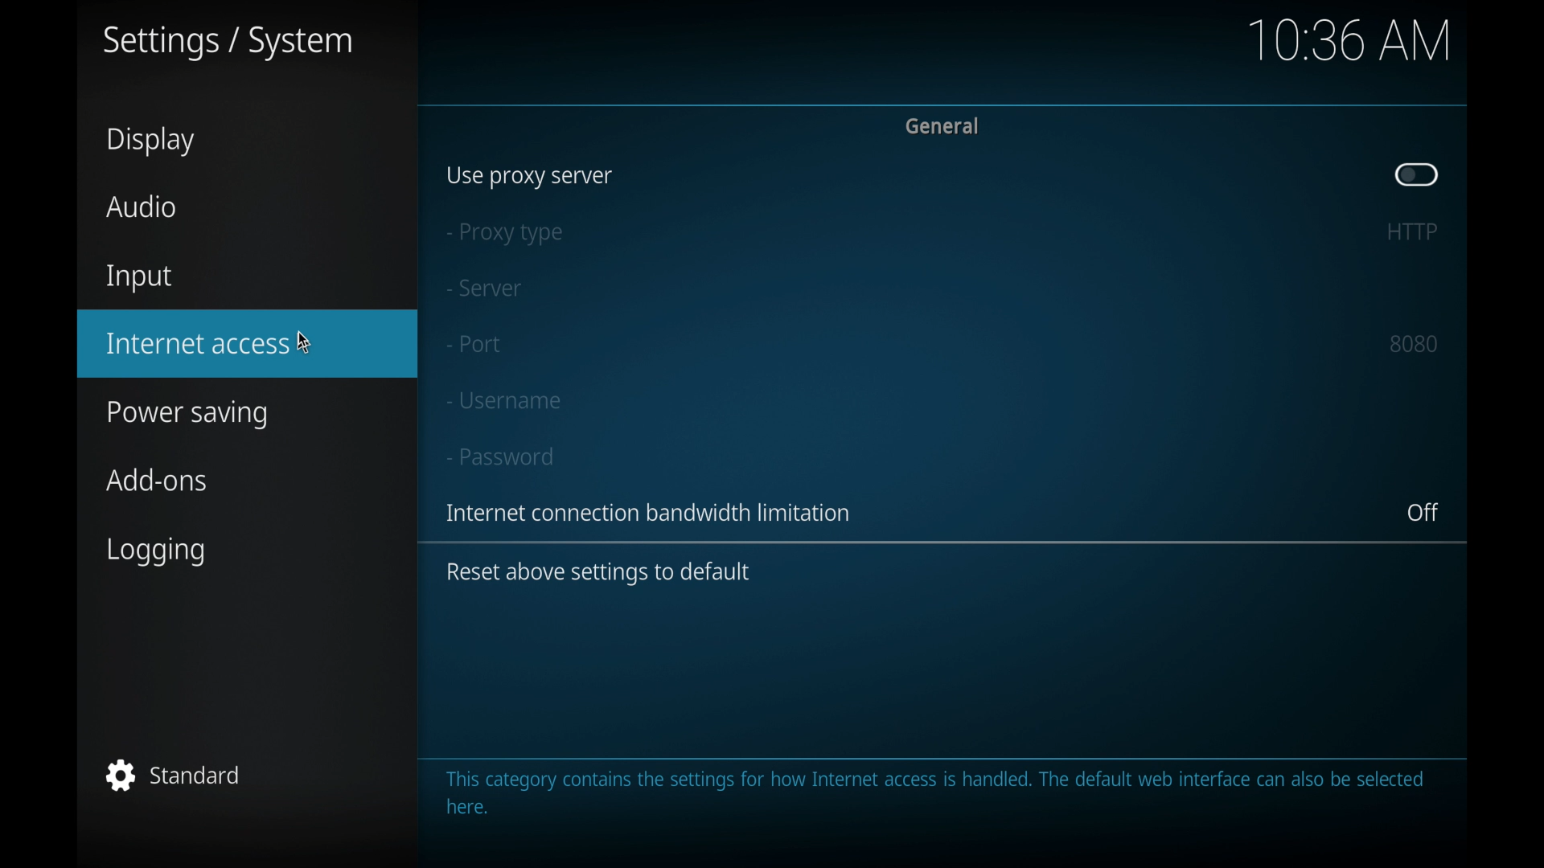  I want to click on password, so click(501, 457).